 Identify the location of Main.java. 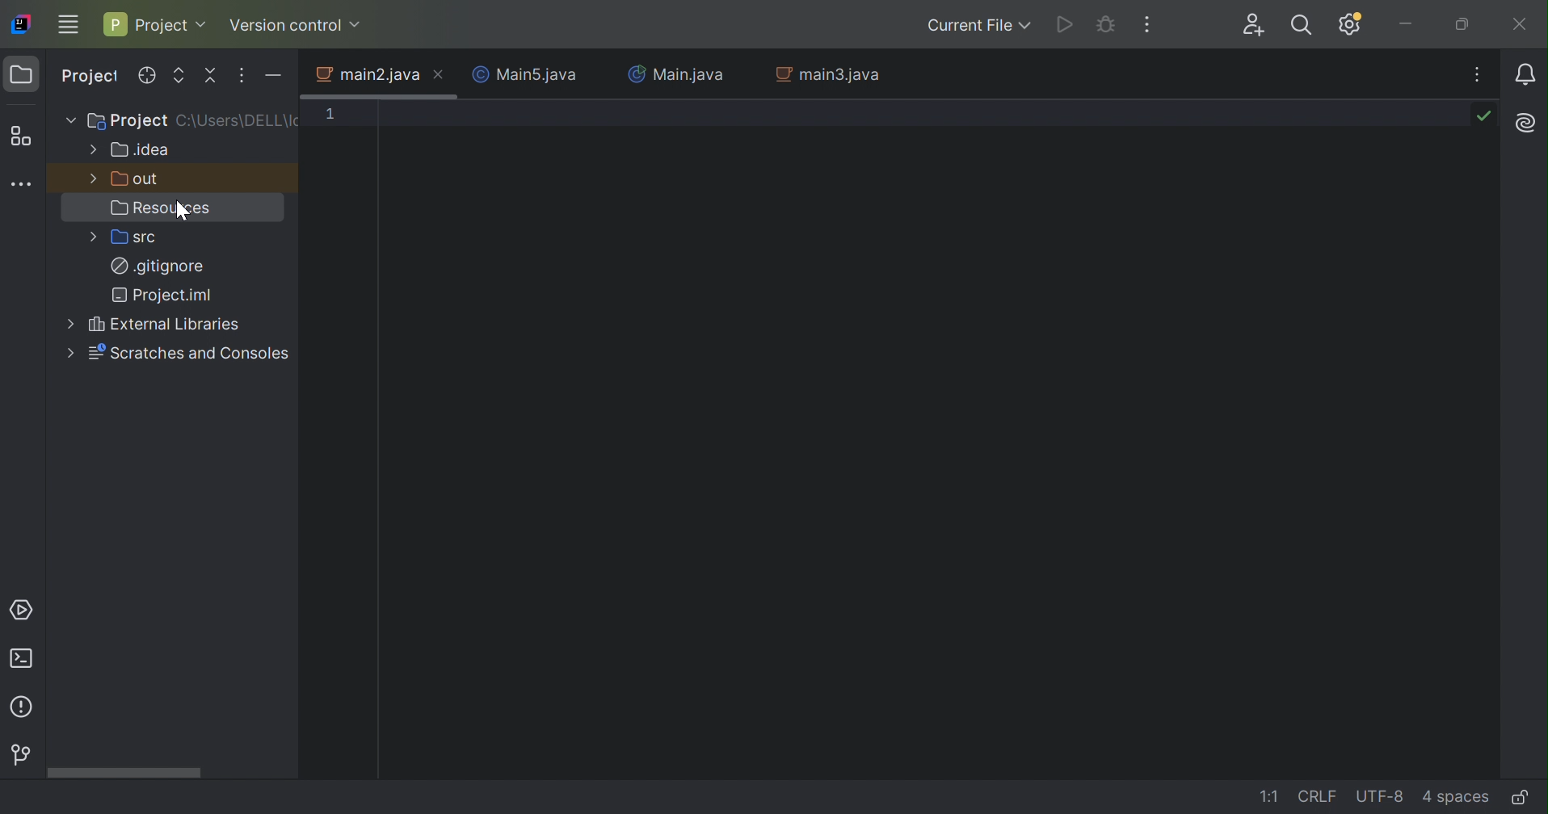
(675, 76).